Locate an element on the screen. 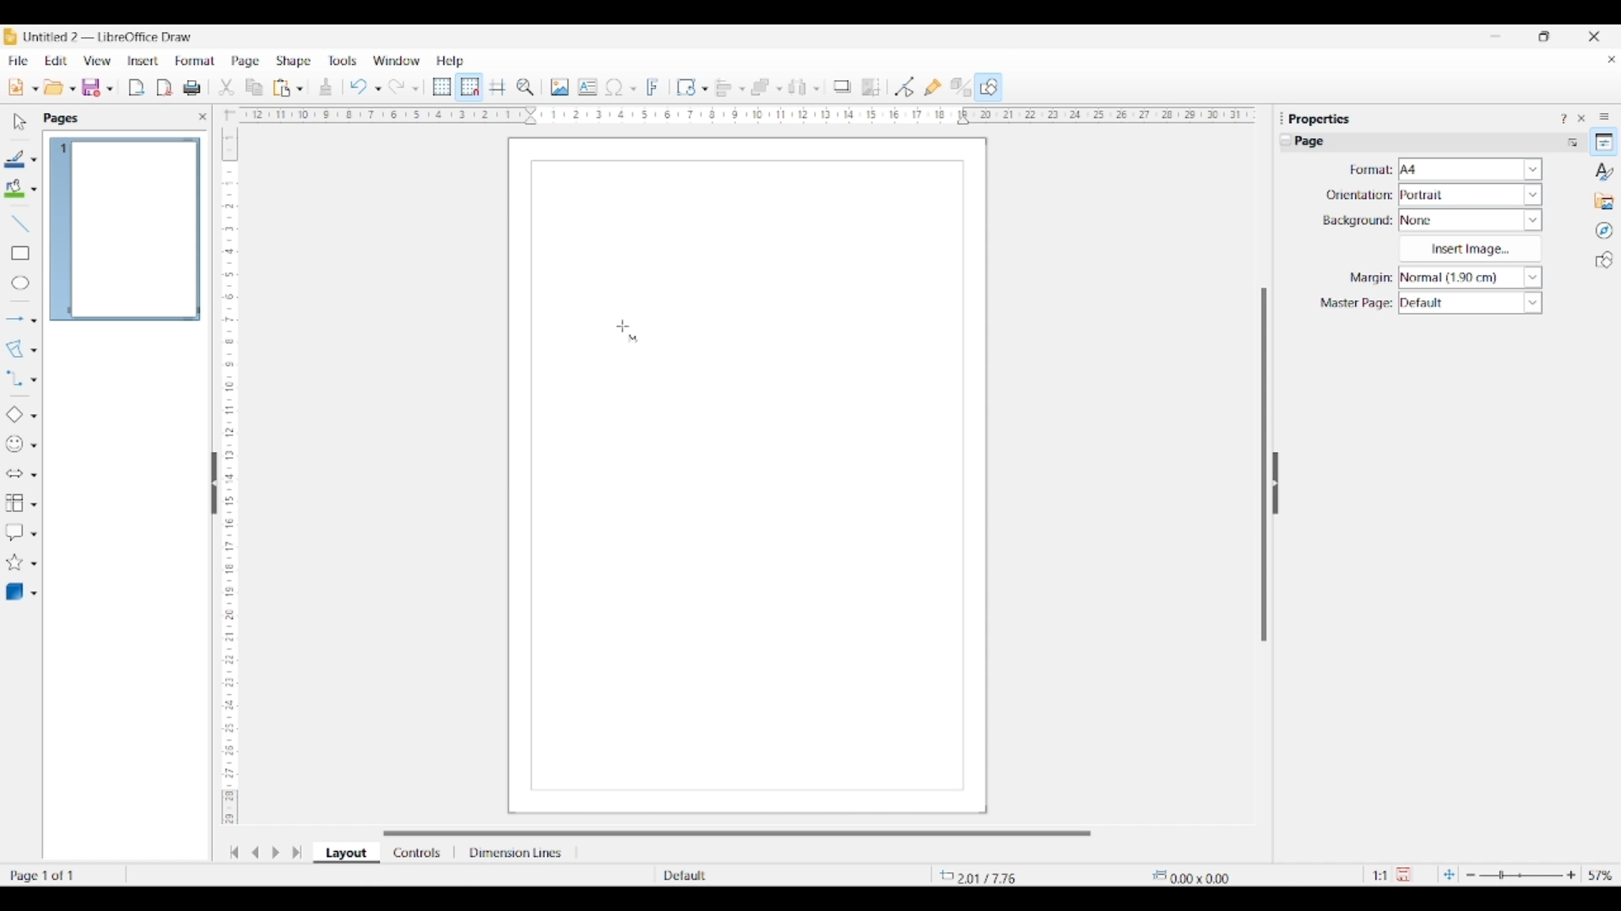  Fill color options is located at coordinates (34, 190).